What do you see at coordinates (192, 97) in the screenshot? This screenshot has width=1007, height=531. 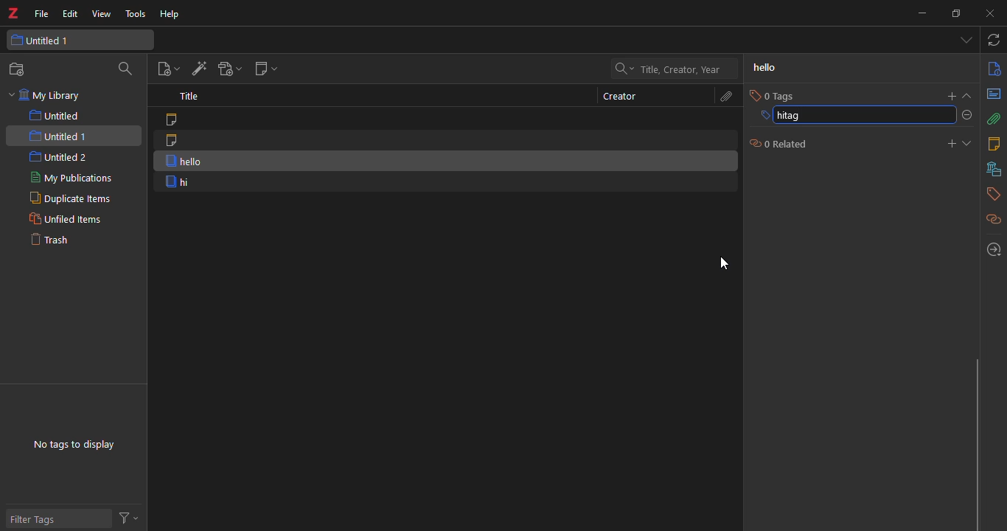 I see `title` at bounding box center [192, 97].